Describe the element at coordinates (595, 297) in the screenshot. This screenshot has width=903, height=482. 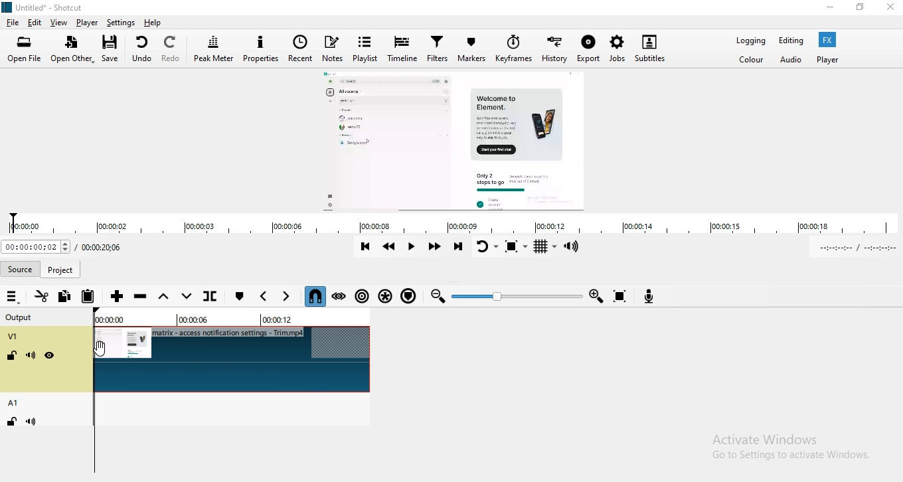
I see `` at that location.